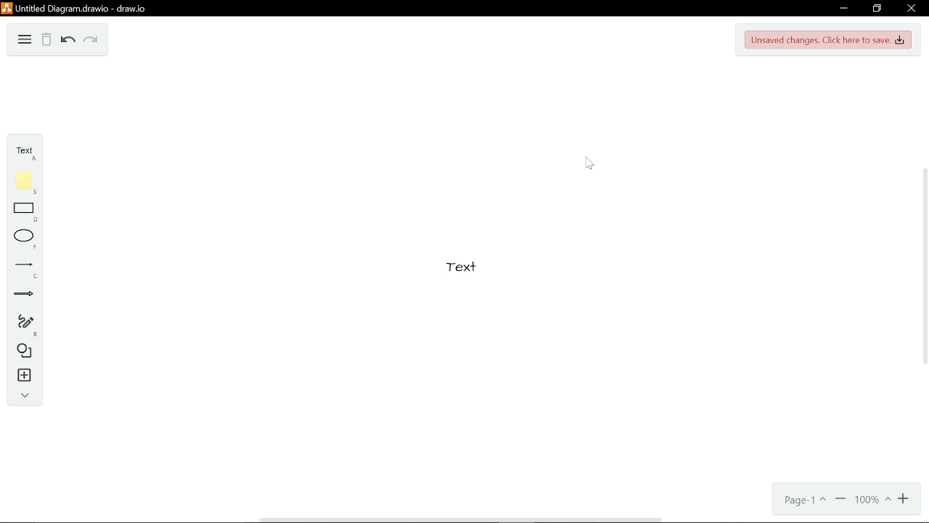 This screenshot has width=929, height=523. I want to click on Delete, so click(46, 41).